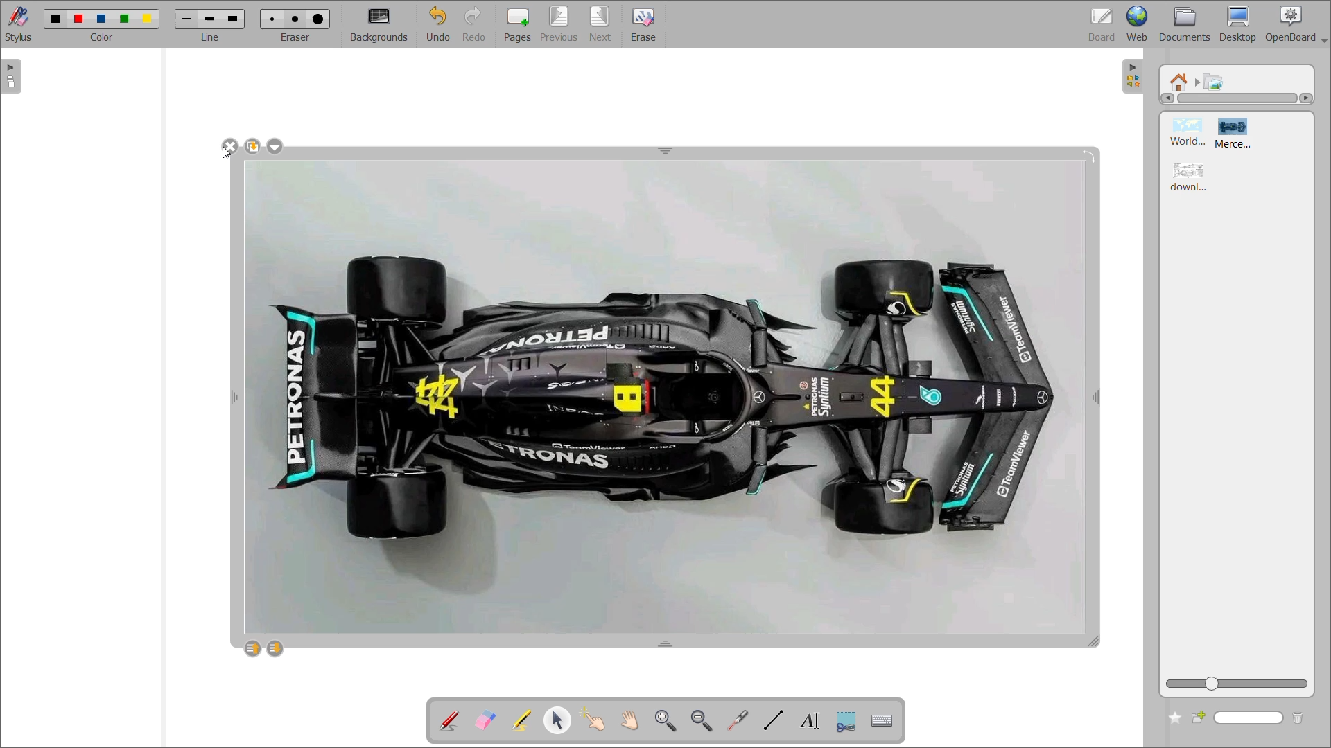 The height and width of the screenshot is (748, 1331). I want to click on image 2, so click(1239, 134).